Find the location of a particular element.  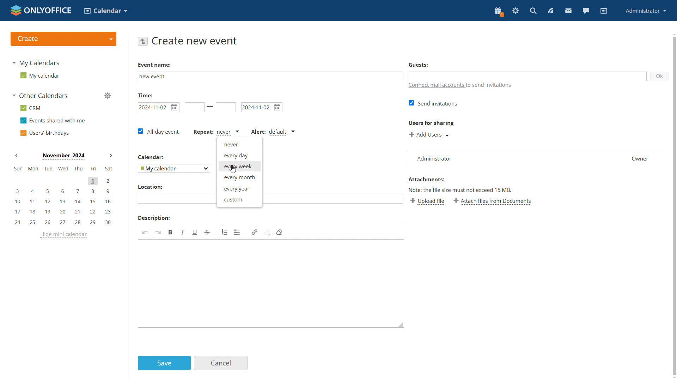

insert/remove bulleted list is located at coordinates (237, 232).